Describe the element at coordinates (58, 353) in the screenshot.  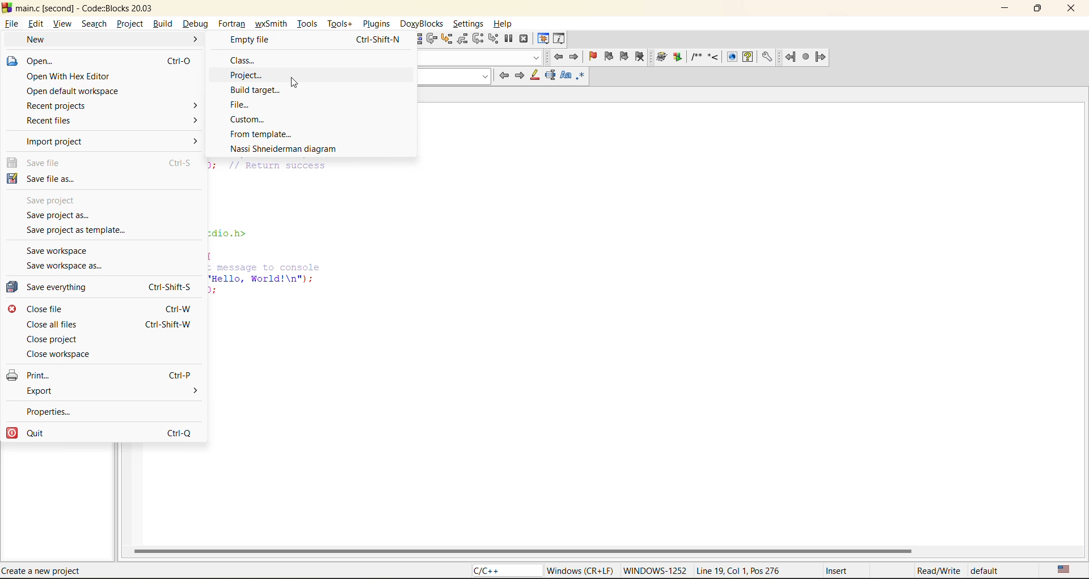
I see `close workspace` at that location.